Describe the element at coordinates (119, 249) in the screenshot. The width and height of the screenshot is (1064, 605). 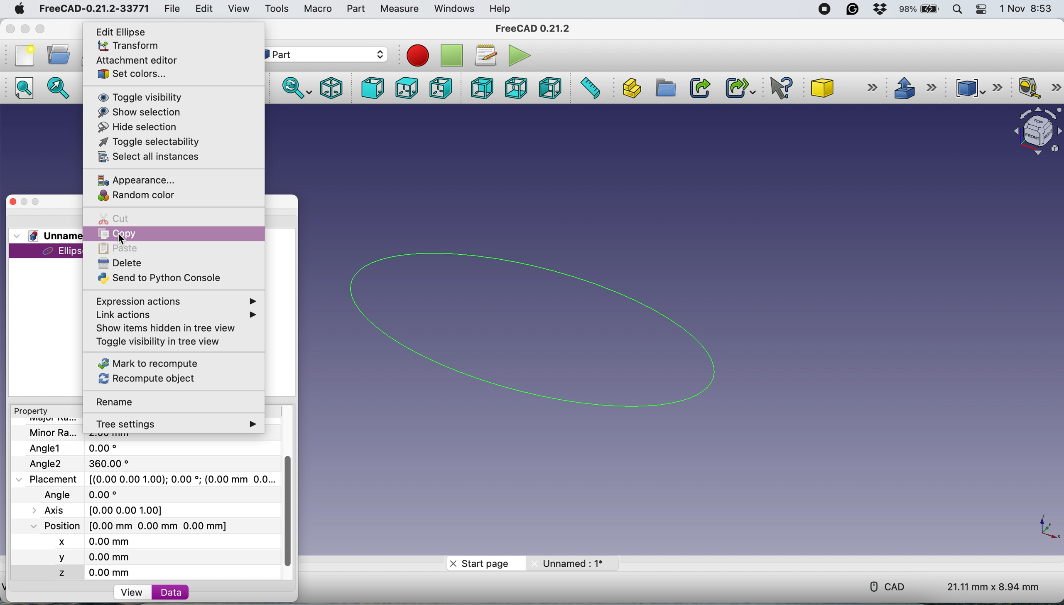
I see `paste` at that location.